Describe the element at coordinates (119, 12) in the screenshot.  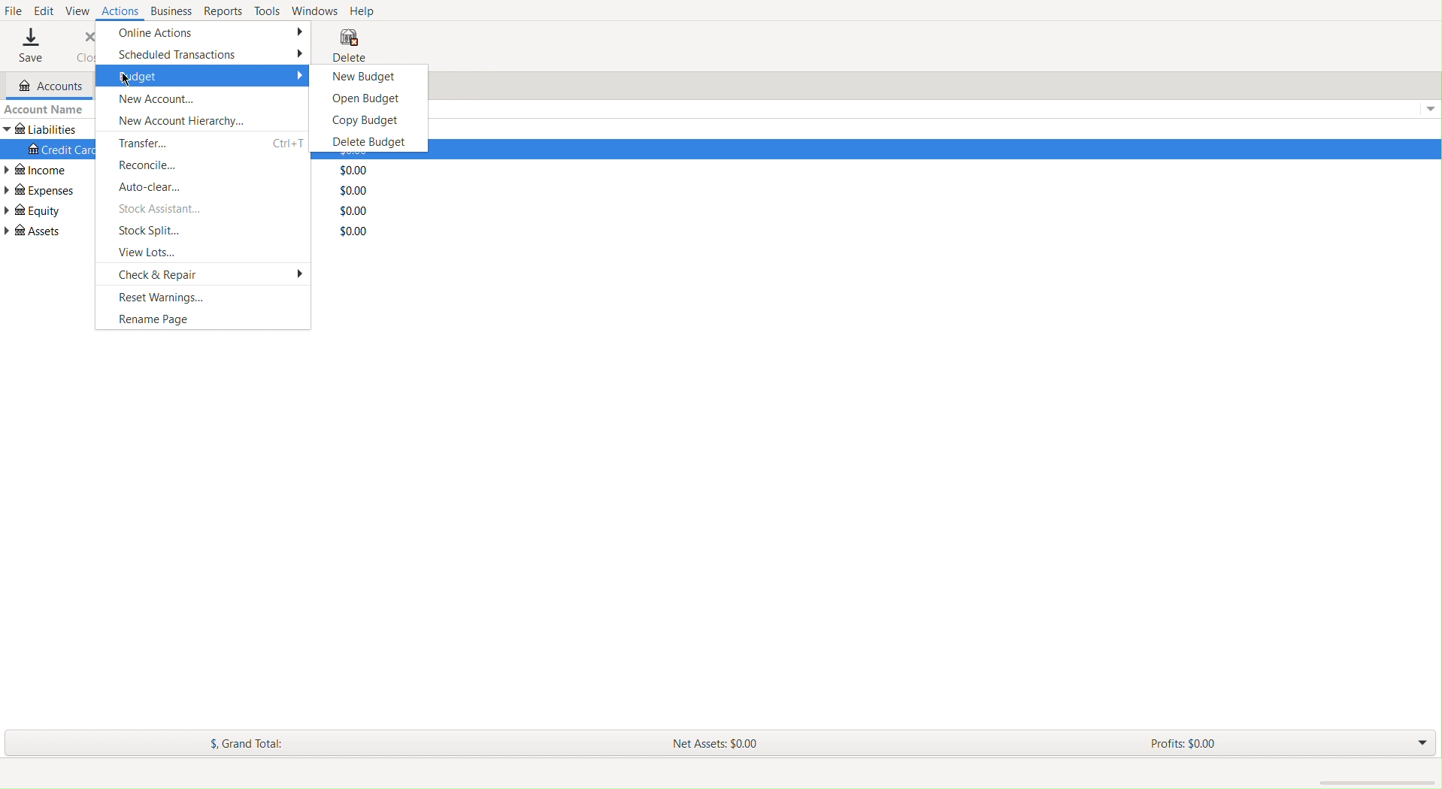
I see `Actions` at that location.